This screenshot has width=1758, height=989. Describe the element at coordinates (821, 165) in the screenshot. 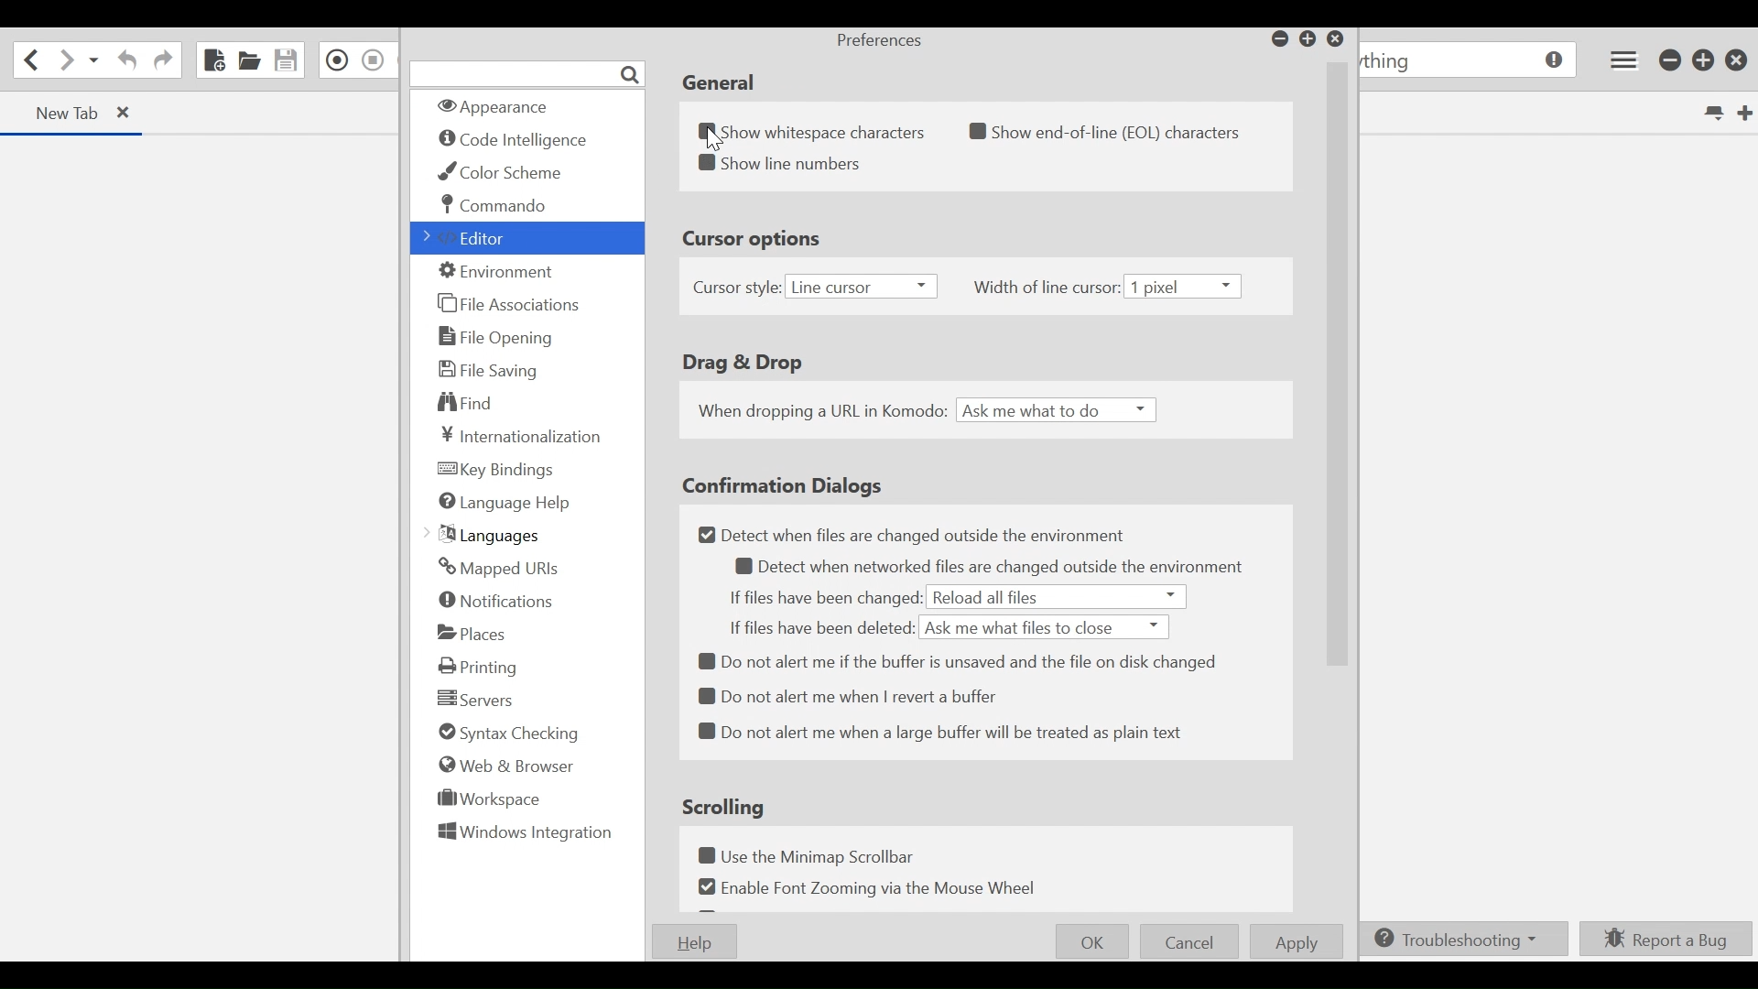

I see `Show line numbers` at that location.